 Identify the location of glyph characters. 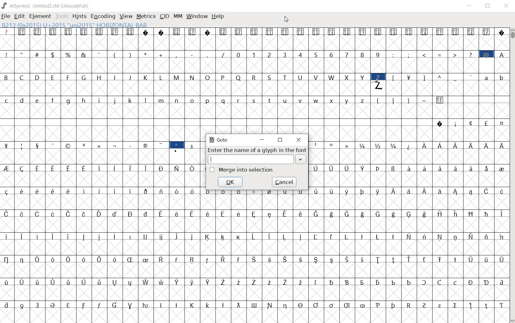
(354, 80).